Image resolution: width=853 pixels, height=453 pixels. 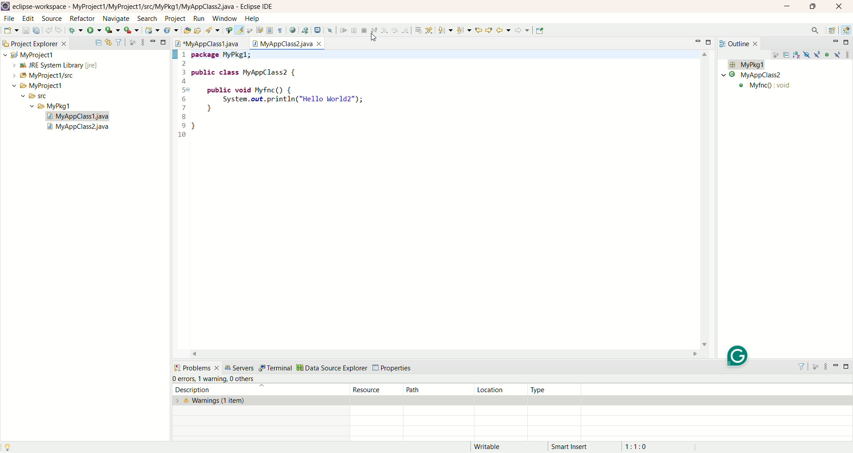 I want to click on resume, so click(x=343, y=31).